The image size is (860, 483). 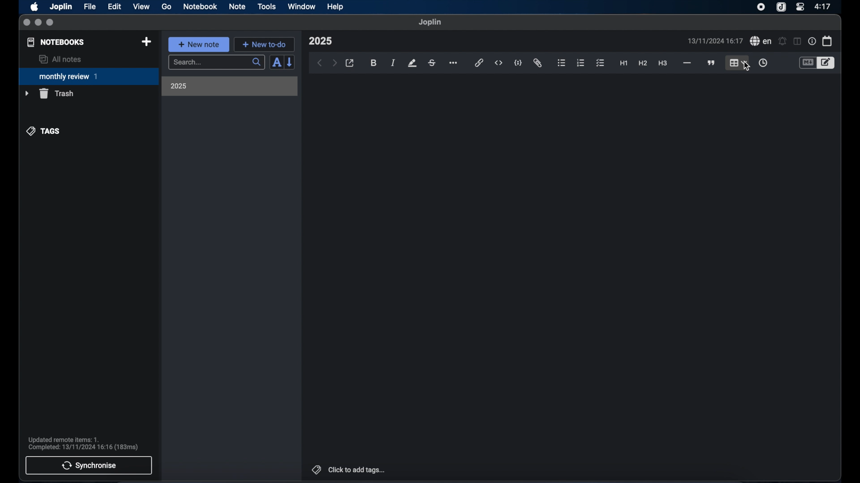 What do you see at coordinates (780, 8) in the screenshot?
I see `joplin icon` at bounding box center [780, 8].